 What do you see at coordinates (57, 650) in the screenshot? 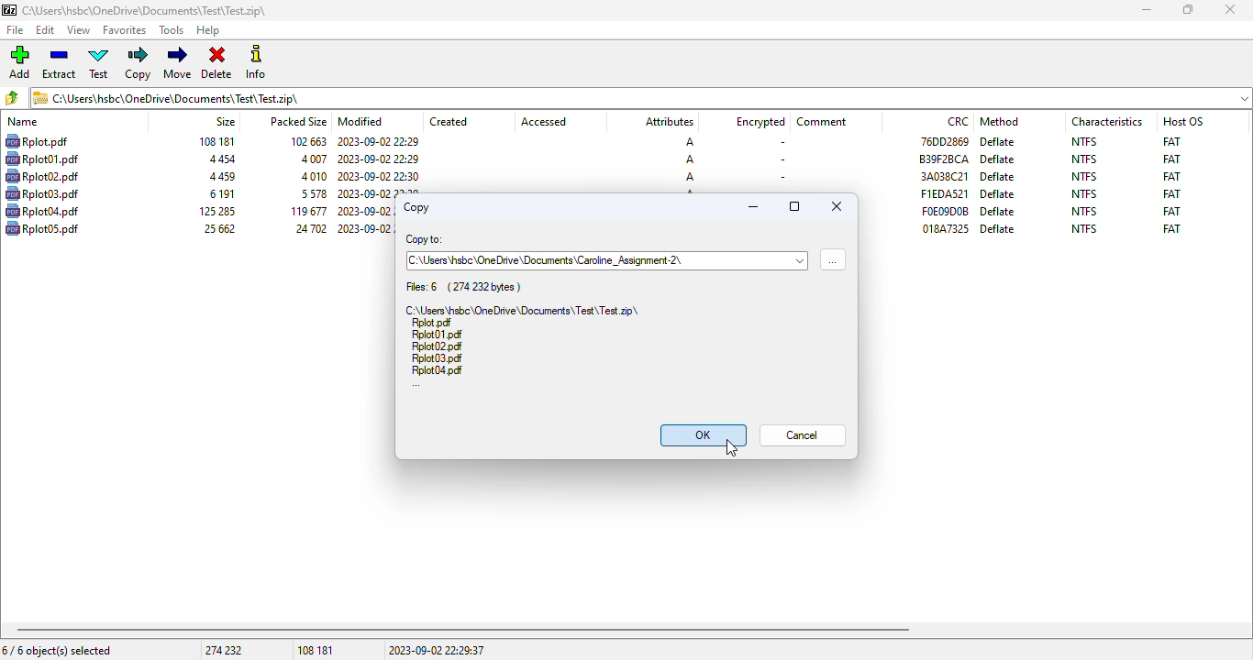
I see `6/6 object(s) selected` at bounding box center [57, 650].